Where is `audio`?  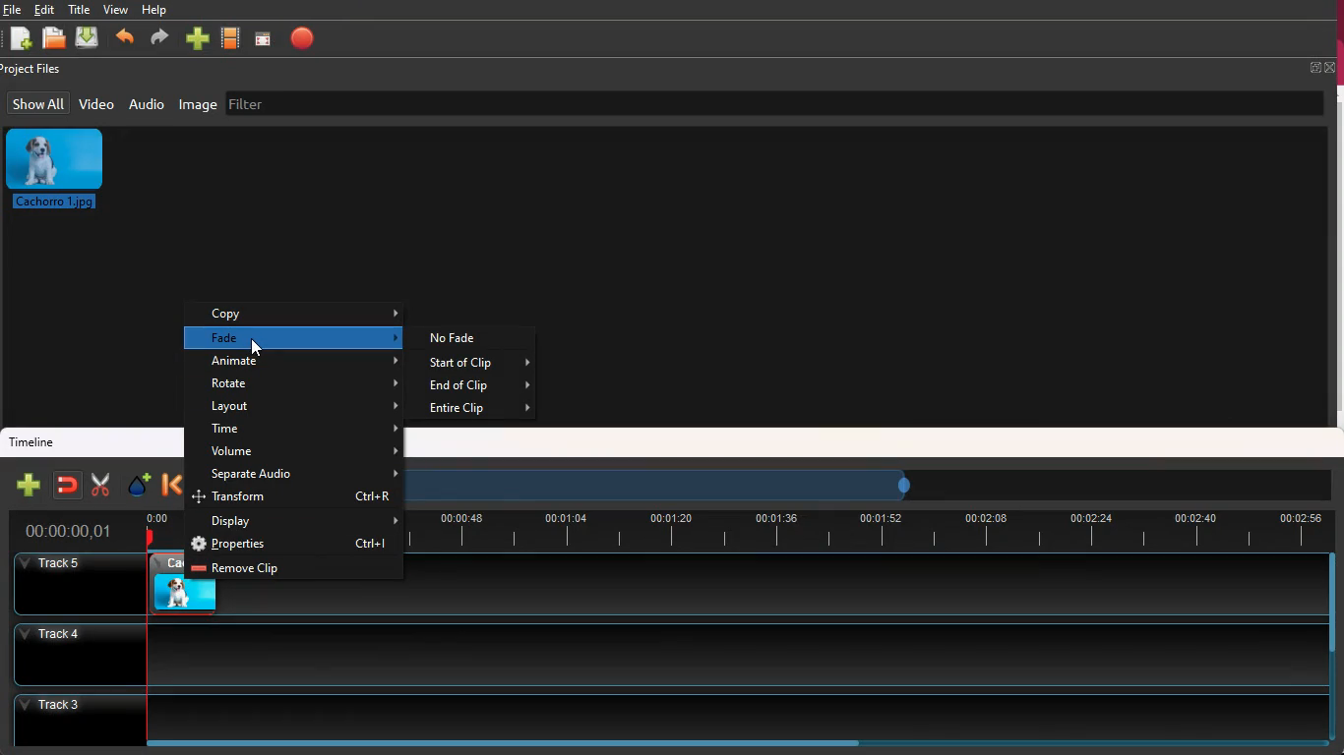 audio is located at coordinates (149, 106).